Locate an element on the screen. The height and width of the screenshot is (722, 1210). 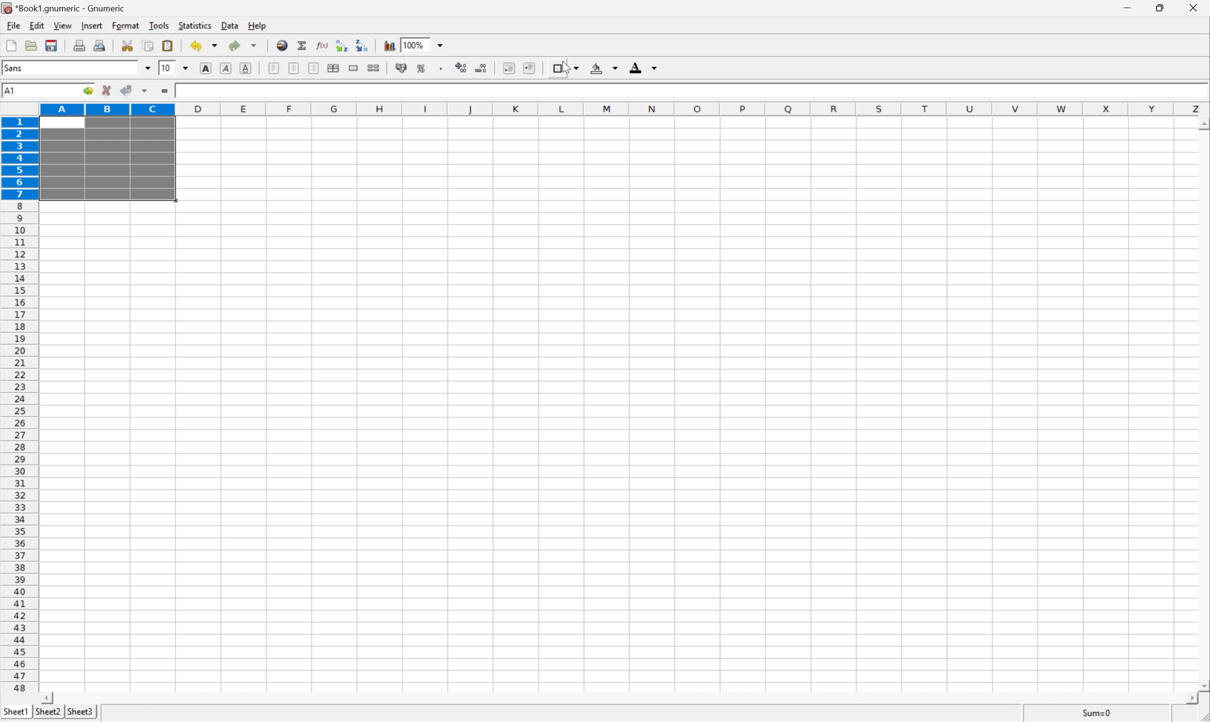
sum=0 is located at coordinates (1101, 713).